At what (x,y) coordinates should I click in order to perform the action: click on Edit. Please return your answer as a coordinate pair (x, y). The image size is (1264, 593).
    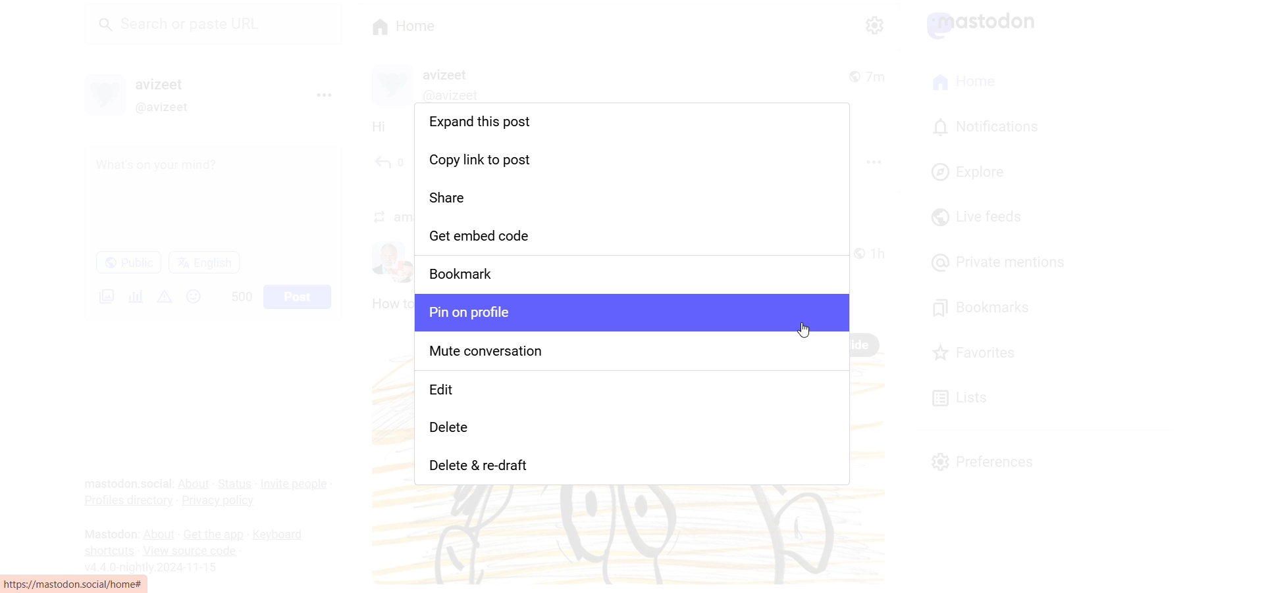
    Looking at the image, I should click on (635, 394).